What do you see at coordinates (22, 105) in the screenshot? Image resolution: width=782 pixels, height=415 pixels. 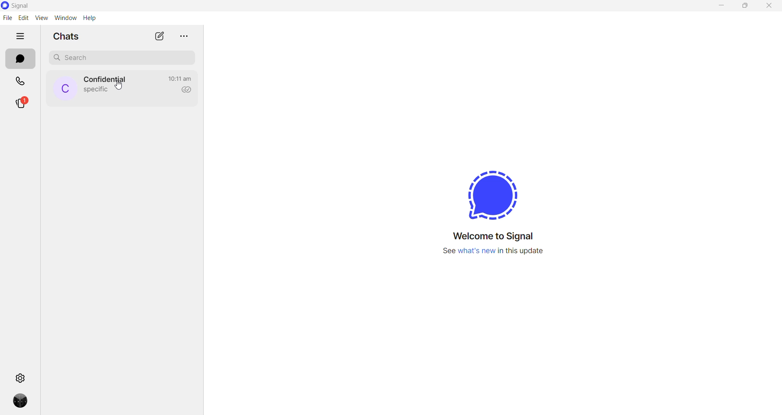 I see `stories` at bounding box center [22, 105].